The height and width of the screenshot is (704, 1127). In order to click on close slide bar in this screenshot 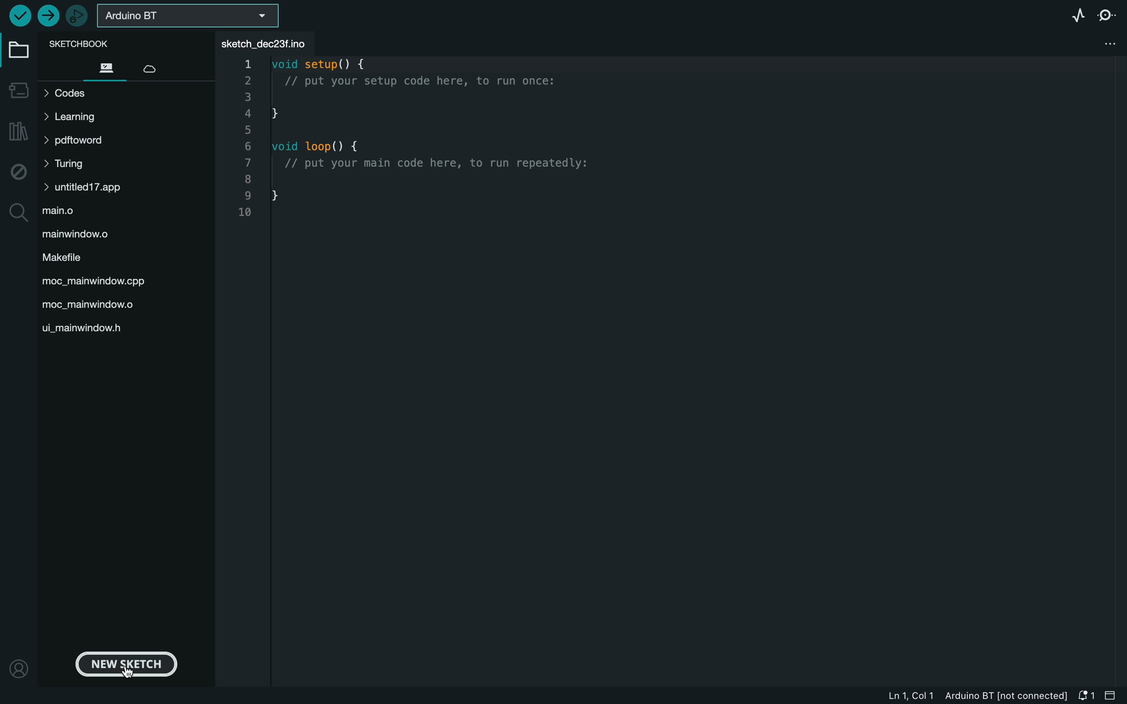, I will do `click(1112, 696)`.